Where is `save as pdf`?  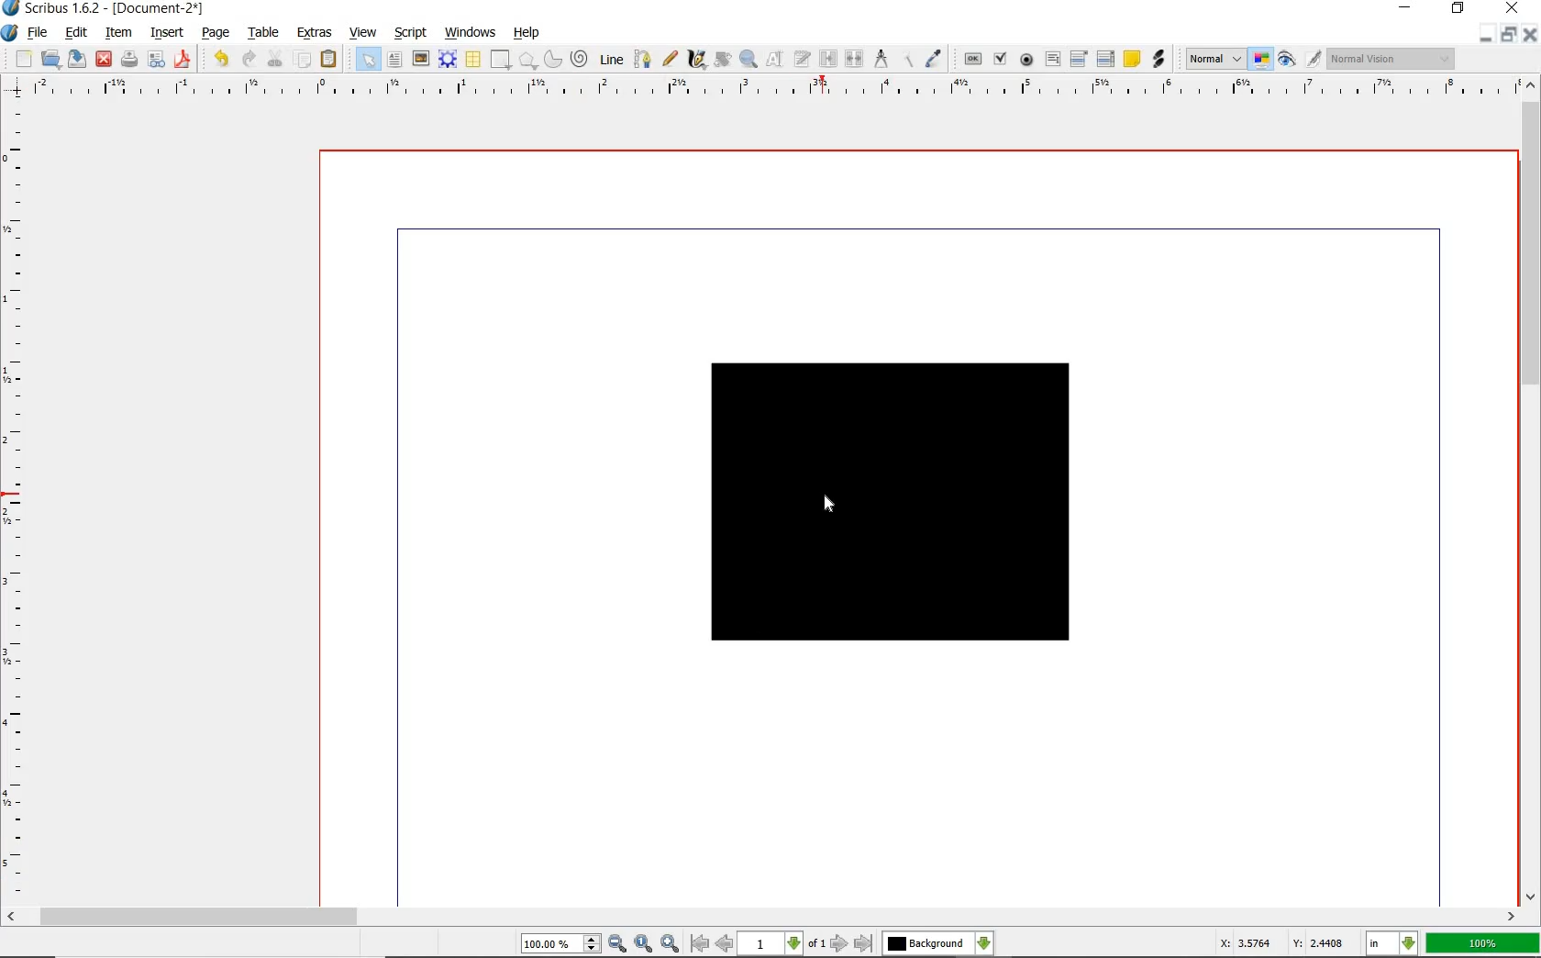
save as pdf is located at coordinates (184, 60).